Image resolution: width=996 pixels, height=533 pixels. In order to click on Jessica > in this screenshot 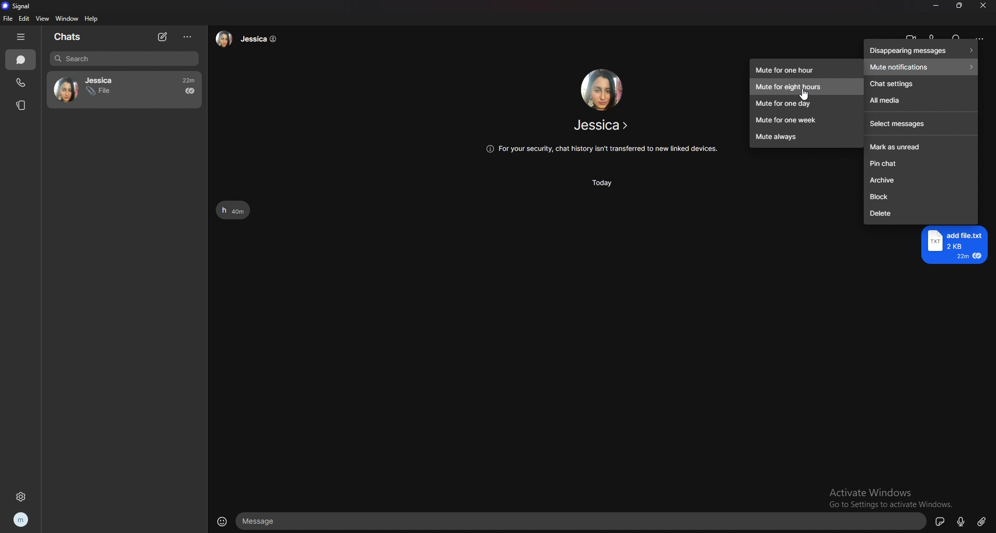, I will do `click(605, 127)`.